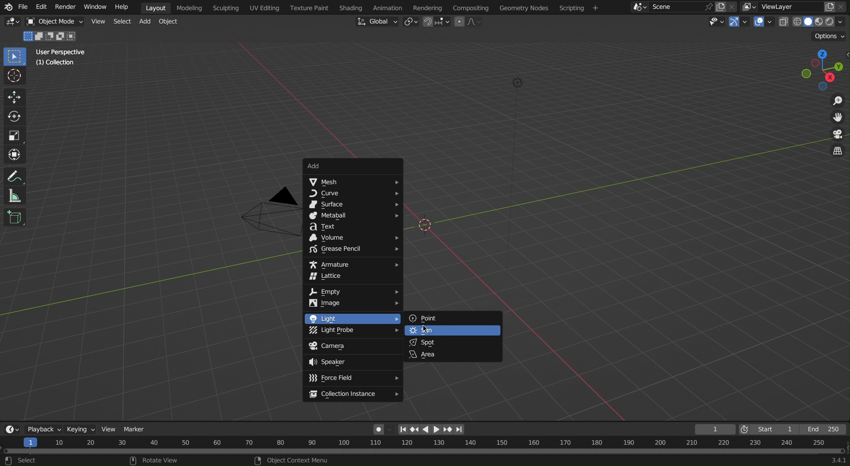 This screenshot has height=466, width=850. Describe the element at coordinates (830, 36) in the screenshot. I see `Options` at that location.